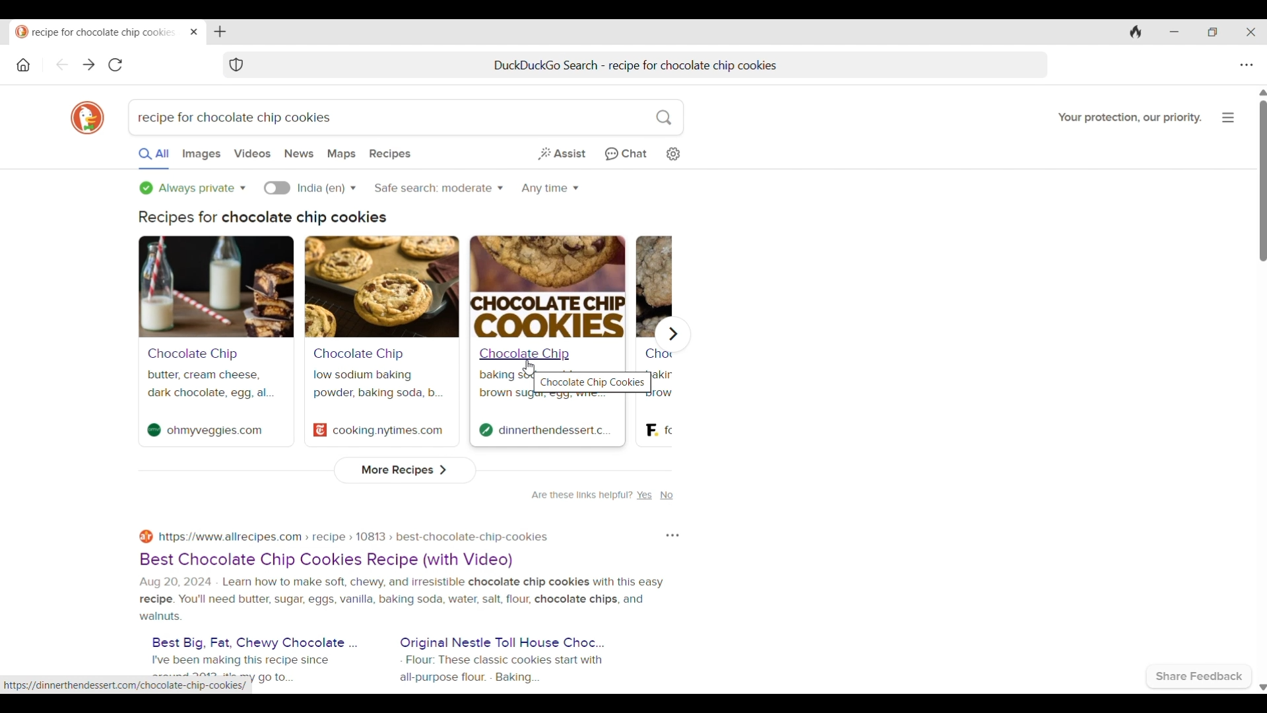 The image size is (1267, 713). Describe the element at coordinates (502, 644) in the screenshot. I see `Original Nestle Toll House Choc...` at that location.